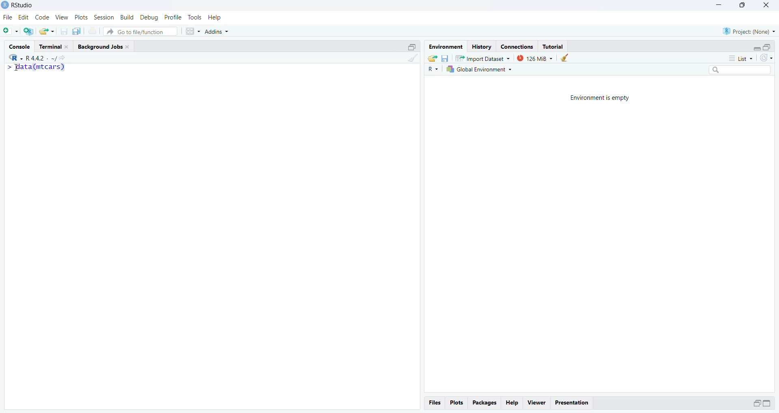 The image size is (779, 413). What do you see at coordinates (766, 403) in the screenshot?
I see `minimize` at bounding box center [766, 403].